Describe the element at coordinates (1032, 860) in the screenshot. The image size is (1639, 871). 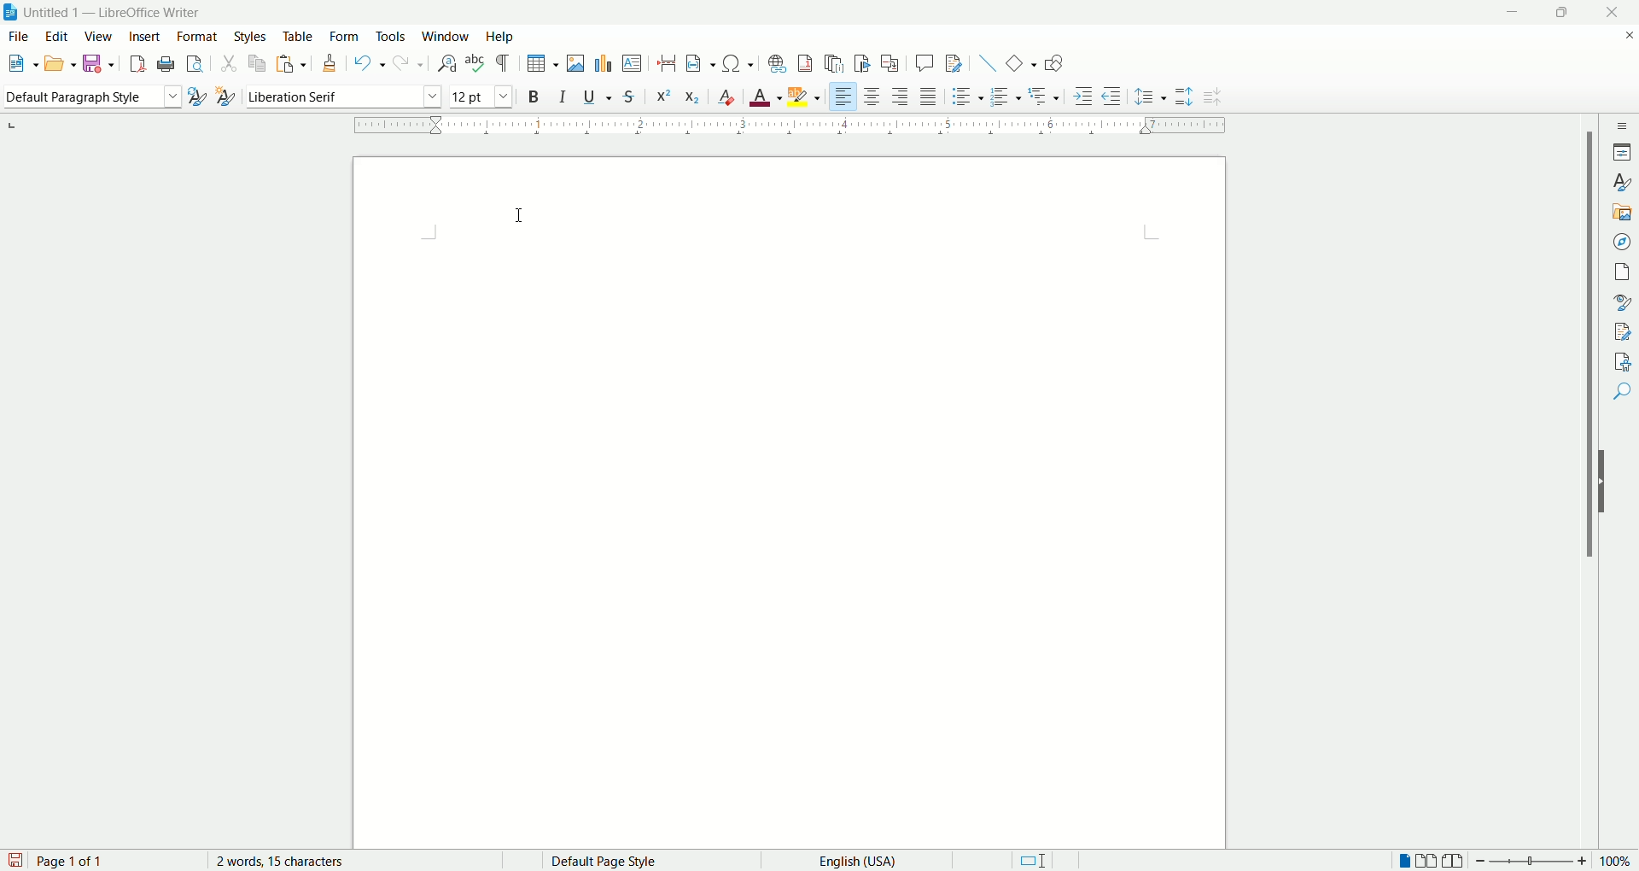
I see `standard selection` at that location.